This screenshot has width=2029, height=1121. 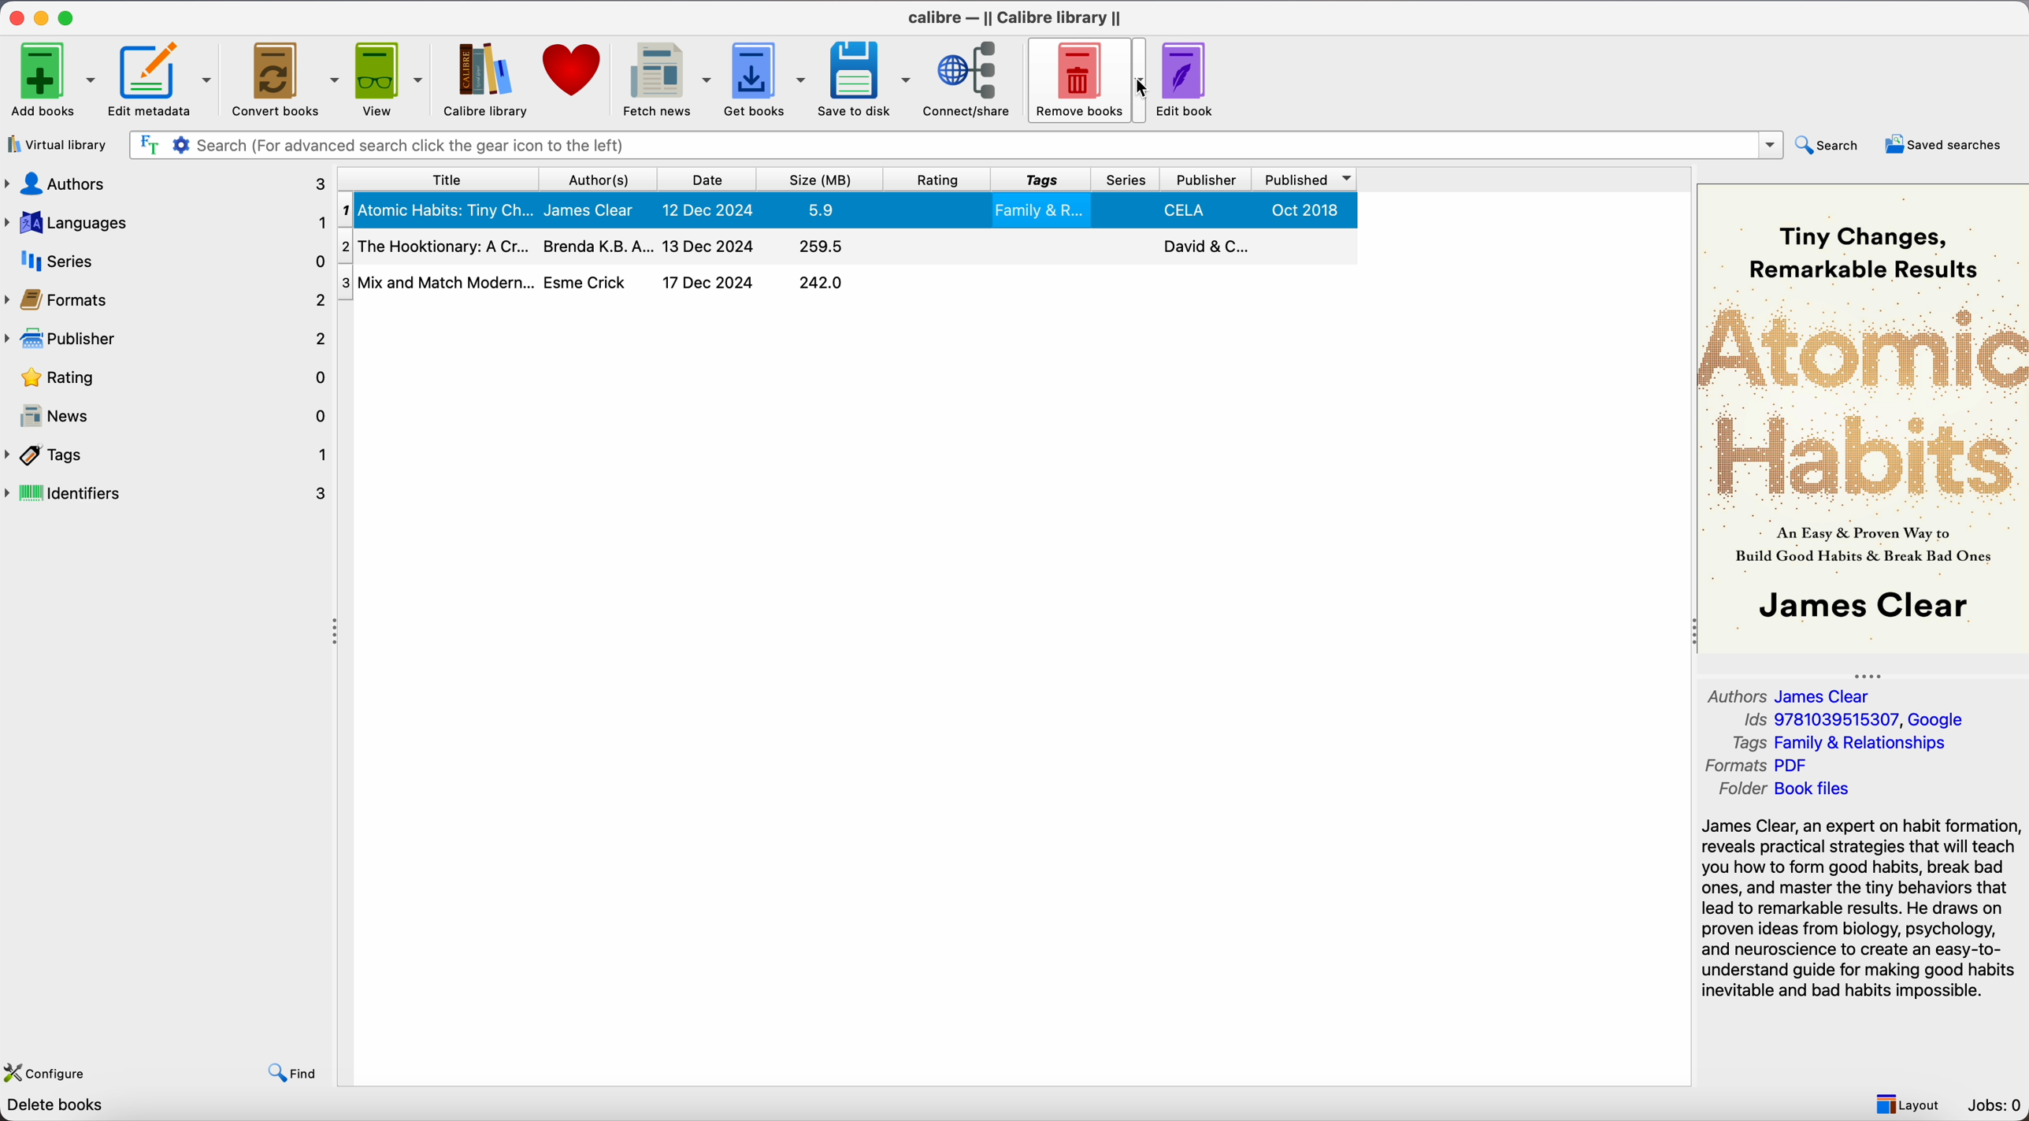 I want to click on Calibre - || Calibre library ||, so click(x=1017, y=18).